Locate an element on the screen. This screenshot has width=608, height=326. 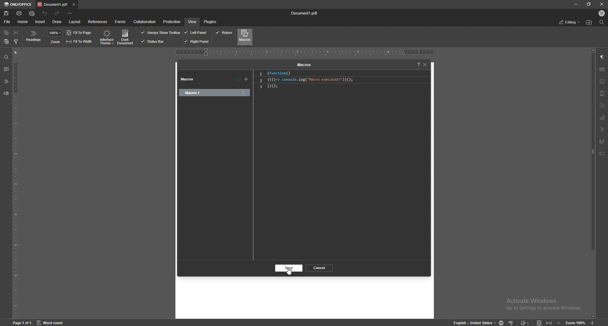
rulers is located at coordinates (224, 33).